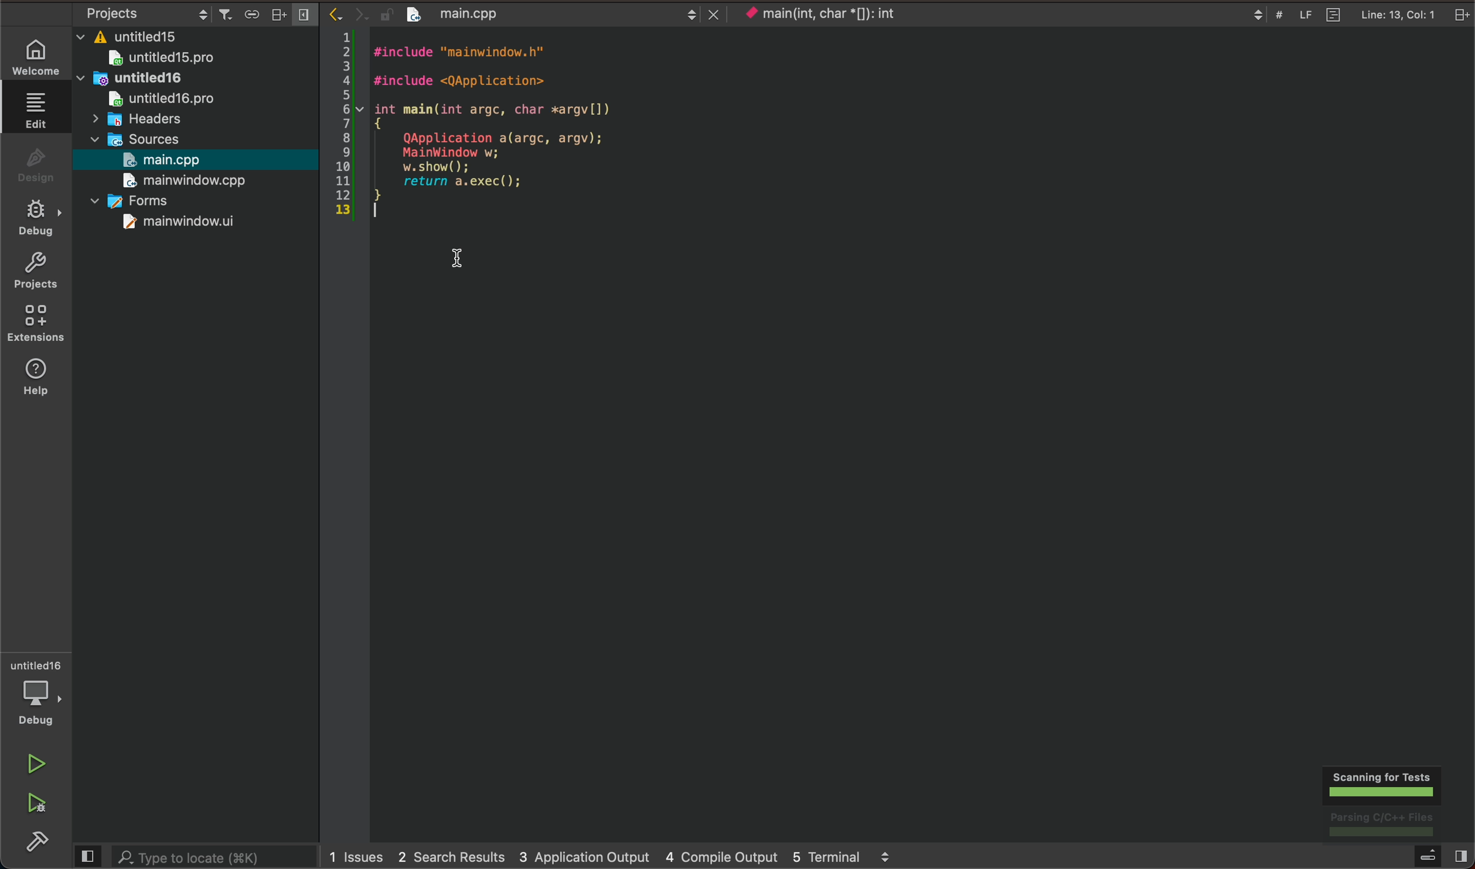  Describe the element at coordinates (185, 160) in the screenshot. I see `open main file` at that location.